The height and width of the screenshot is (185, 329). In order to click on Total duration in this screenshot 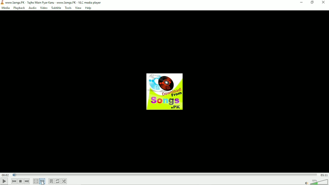, I will do `click(324, 175)`.